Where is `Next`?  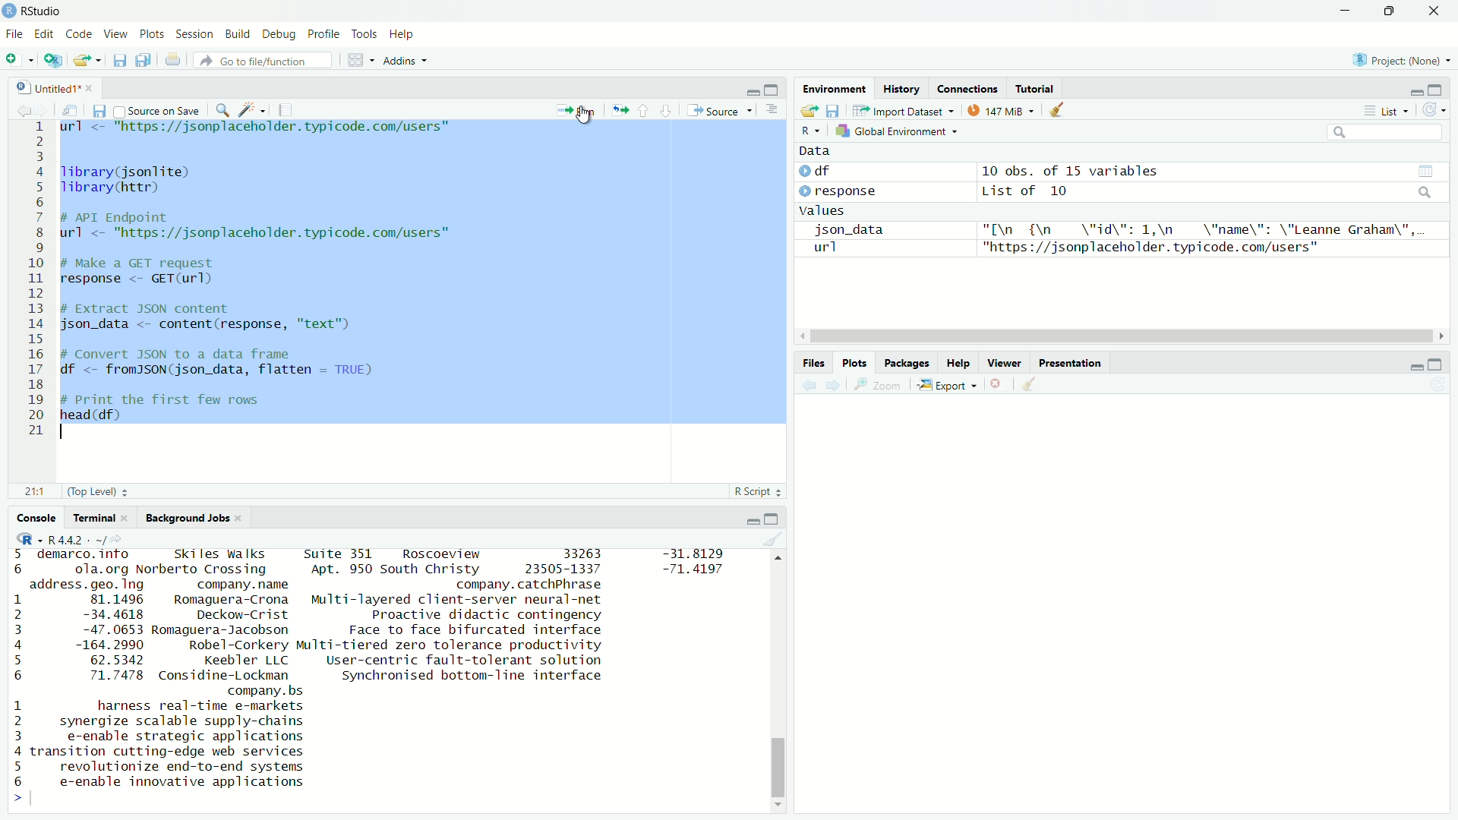 Next is located at coordinates (835, 386).